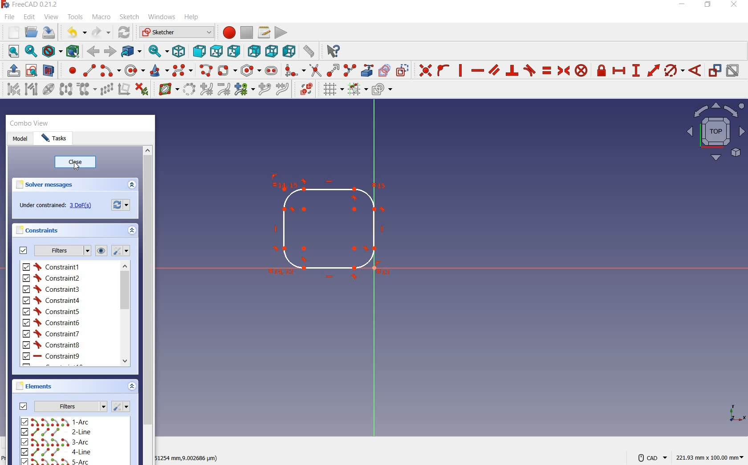 The height and width of the screenshot is (465, 748). I want to click on combo view, so click(43, 123).